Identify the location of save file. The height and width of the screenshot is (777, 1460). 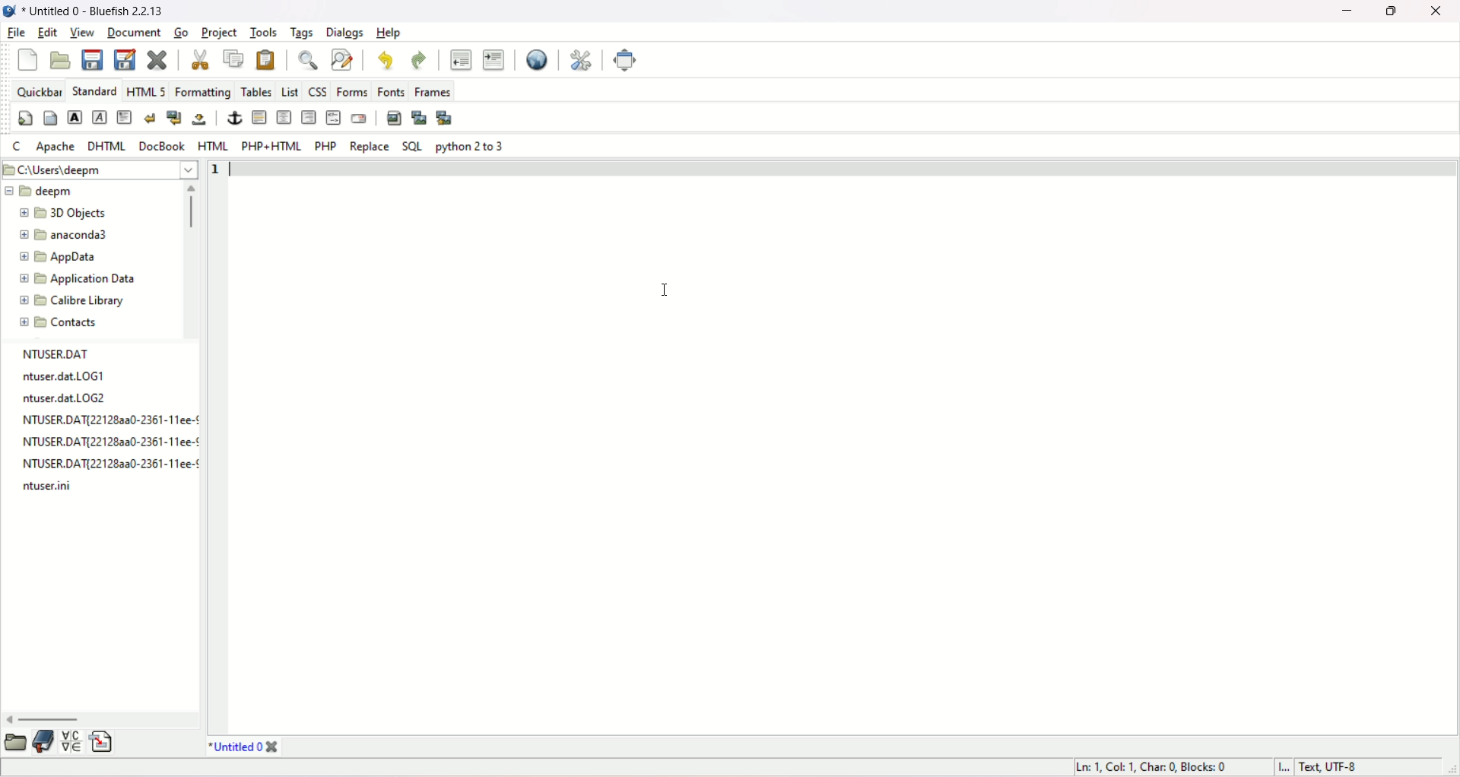
(94, 60).